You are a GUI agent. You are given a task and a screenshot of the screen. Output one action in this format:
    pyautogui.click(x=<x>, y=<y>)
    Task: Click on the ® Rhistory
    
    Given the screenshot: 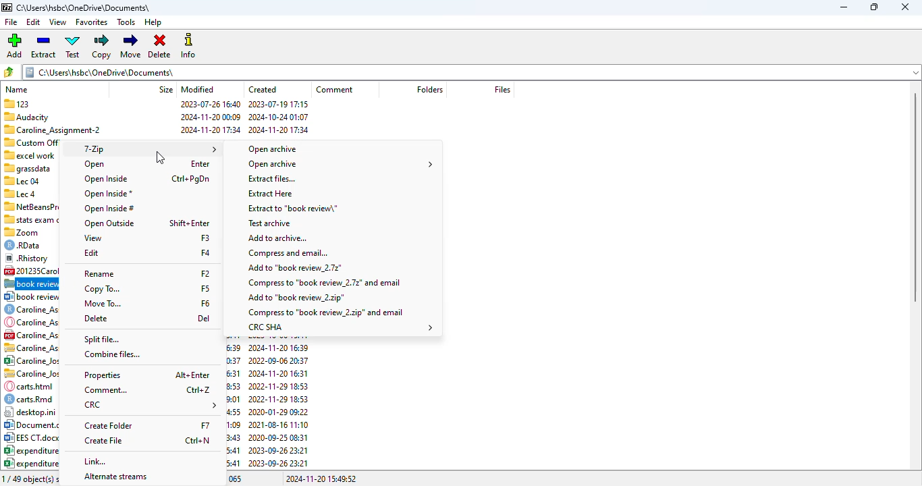 What is the action you would take?
    pyautogui.click(x=27, y=257)
    